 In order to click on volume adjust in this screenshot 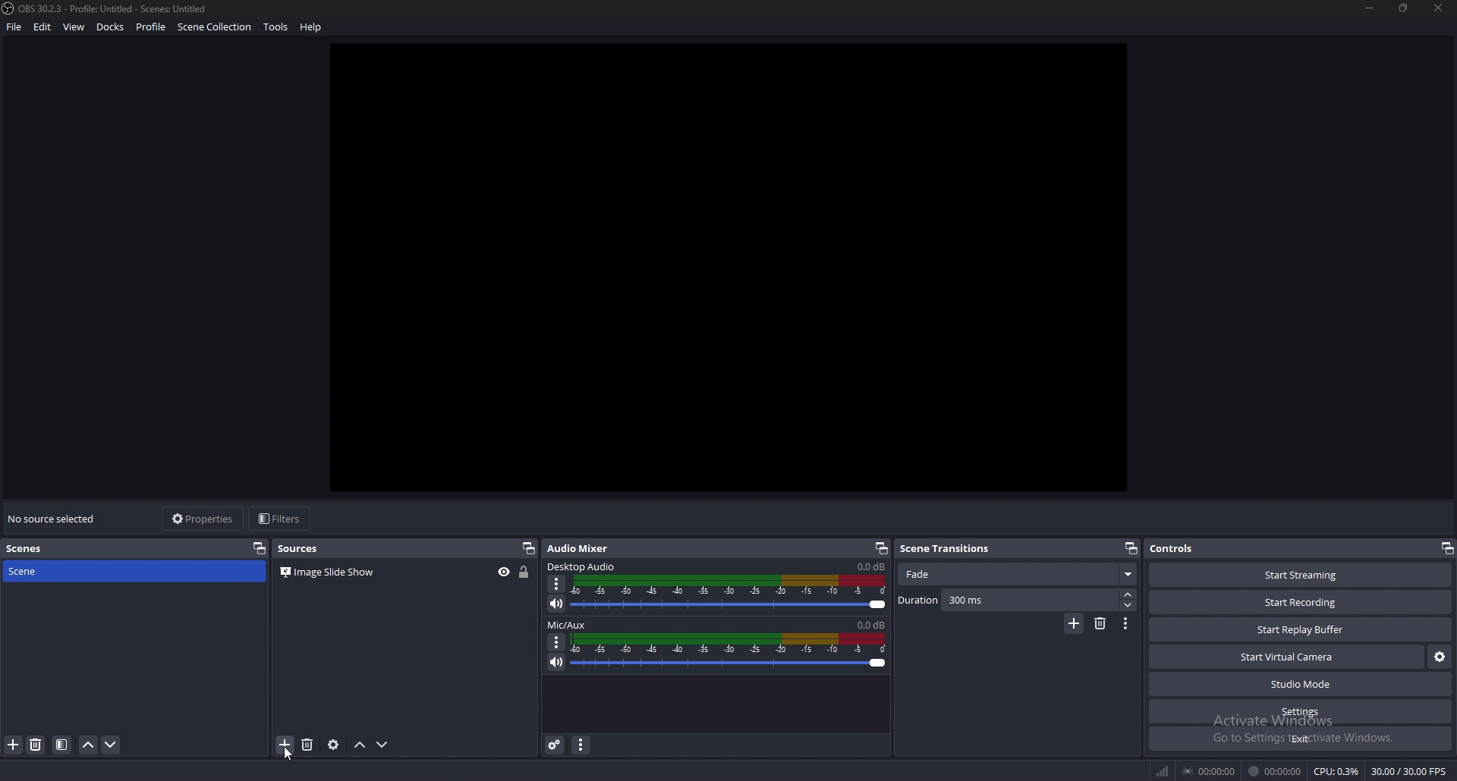, I will do `click(729, 592)`.